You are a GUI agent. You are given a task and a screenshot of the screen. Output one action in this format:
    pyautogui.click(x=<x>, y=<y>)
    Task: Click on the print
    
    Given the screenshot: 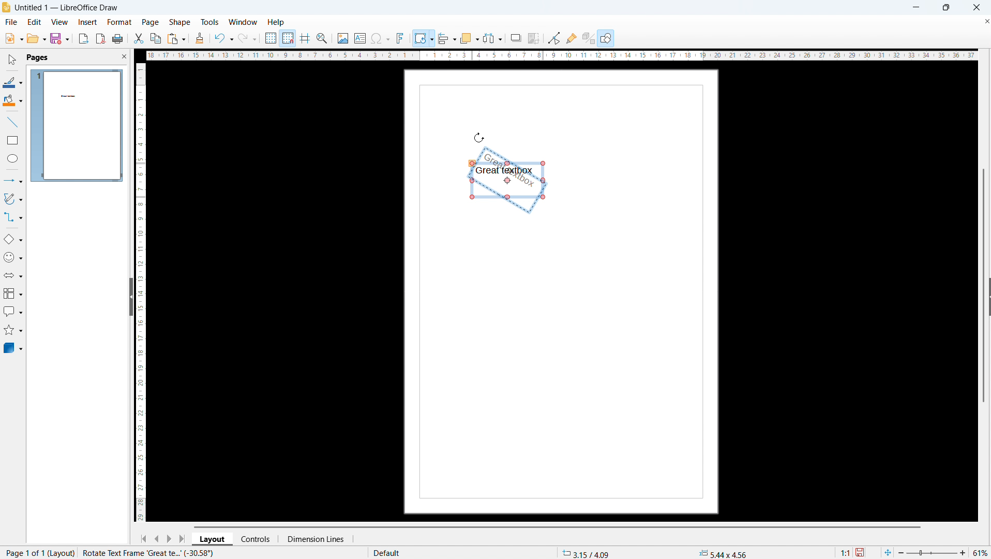 What is the action you would take?
    pyautogui.click(x=118, y=39)
    